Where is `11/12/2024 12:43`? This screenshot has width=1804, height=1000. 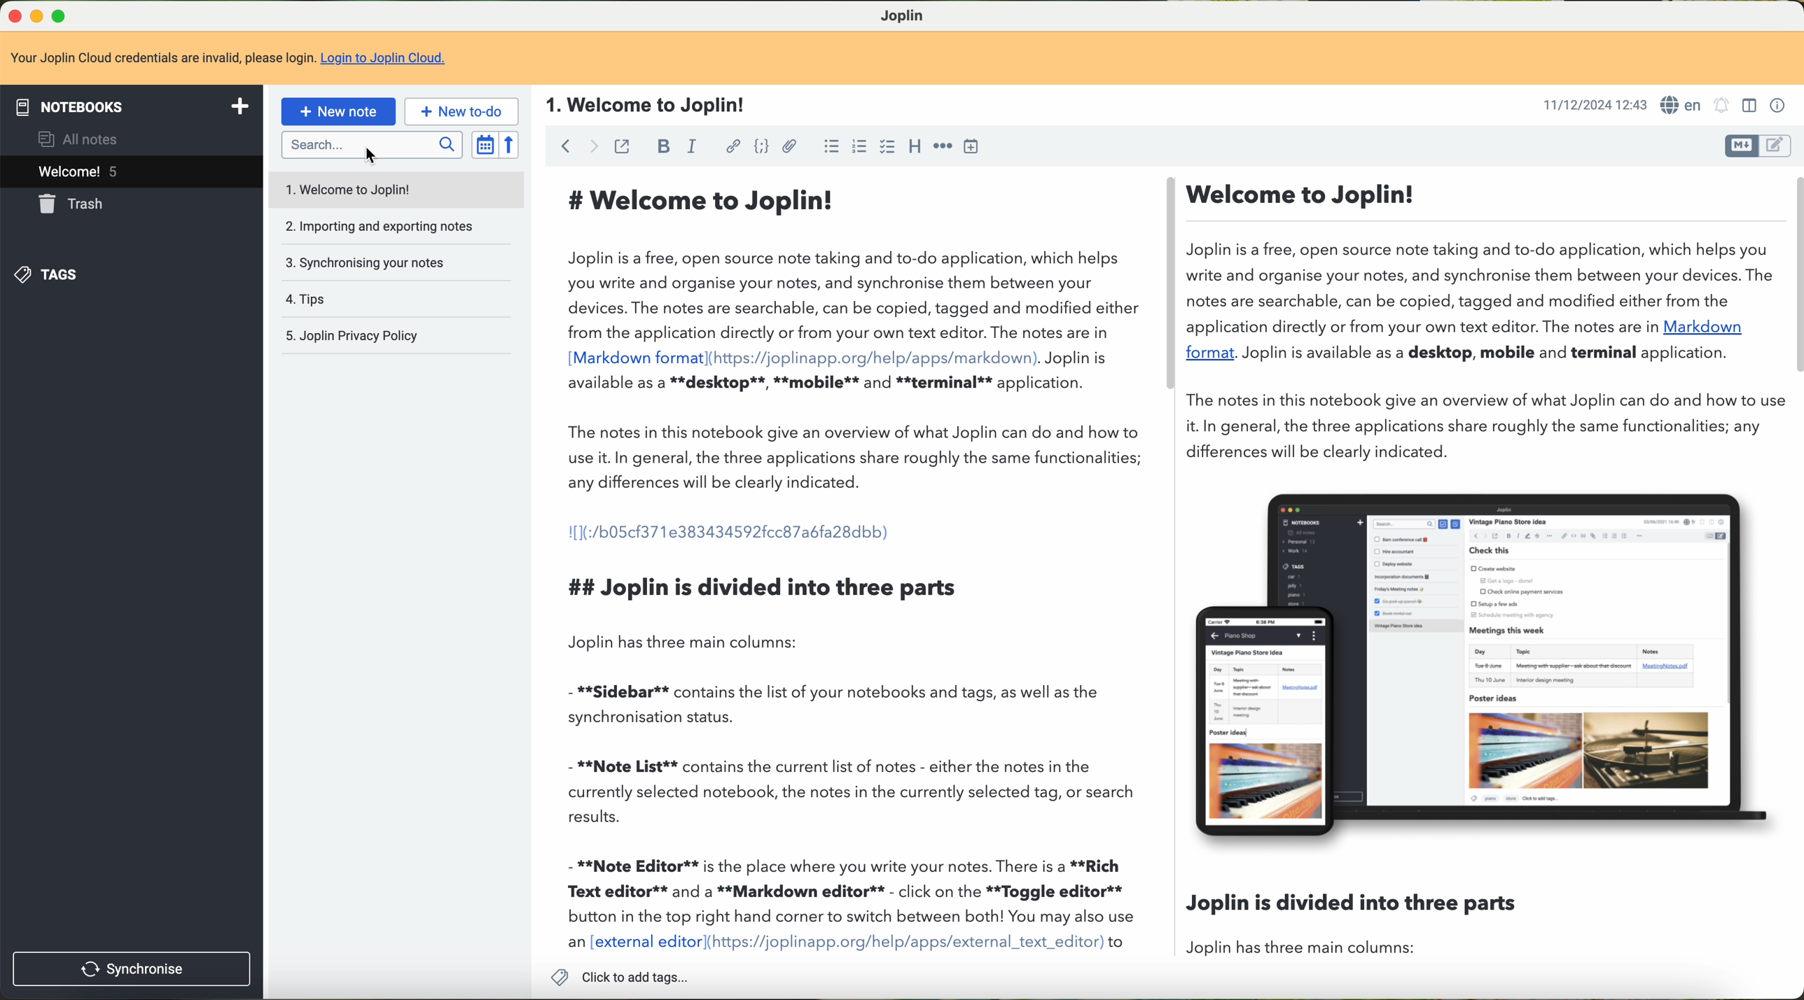
11/12/2024 12:43 is located at coordinates (1593, 106).